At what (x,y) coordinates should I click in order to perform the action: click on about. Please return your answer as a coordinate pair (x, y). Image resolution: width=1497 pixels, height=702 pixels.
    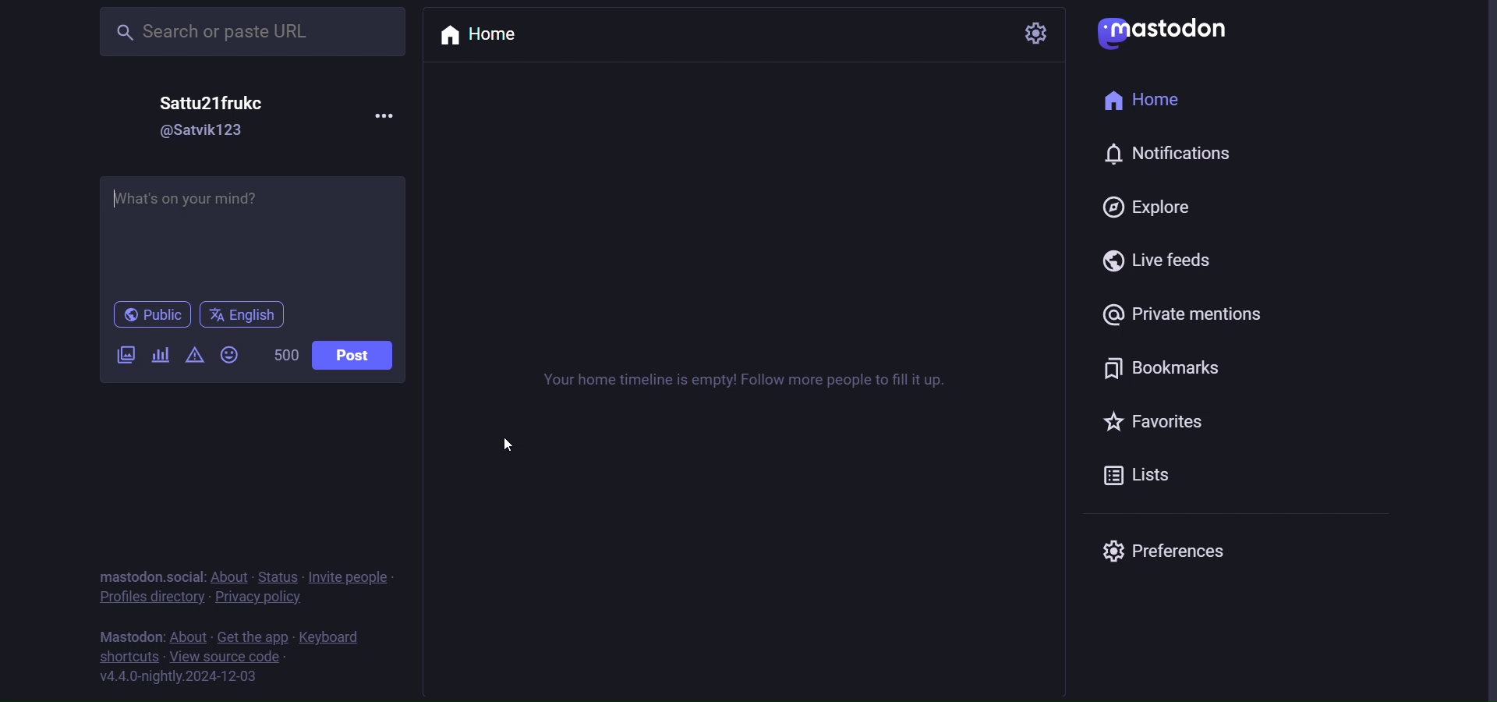
    Looking at the image, I should click on (192, 636).